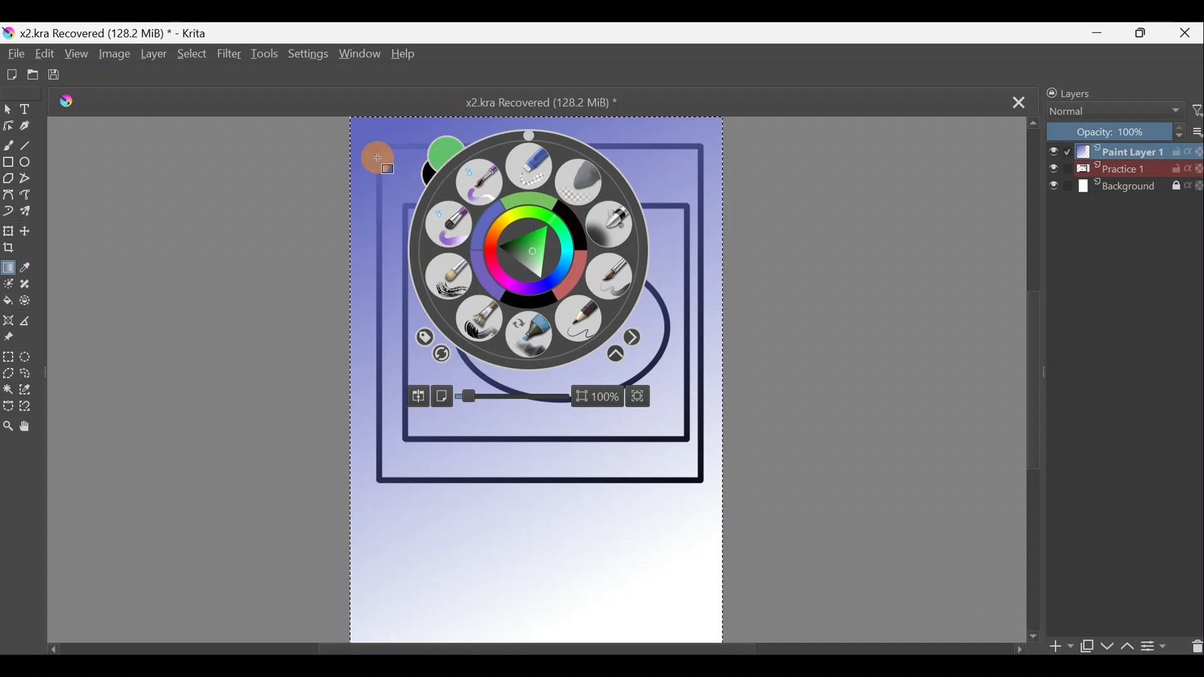 The width and height of the screenshot is (1204, 677). What do you see at coordinates (1033, 378) in the screenshot?
I see `Scroll bar` at bounding box center [1033, 378].